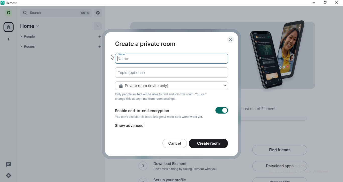 Image resolution: width=343 pixels, height=182 pixels. What do you see at coordinates (171, 85) in the screenshot?
I see `private room` at bounding box center [171, 85].